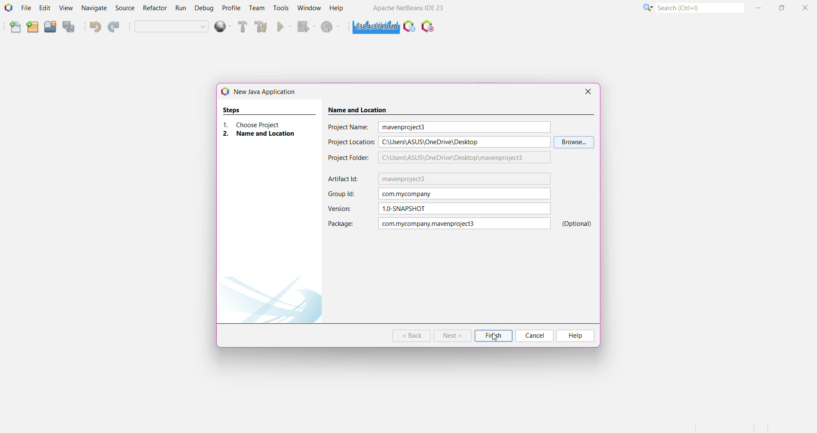 The width and height of the screenshot is (817, 433). Describe the element at coordinates (95, 28) in the screenshot. I see `Undo` at that location.